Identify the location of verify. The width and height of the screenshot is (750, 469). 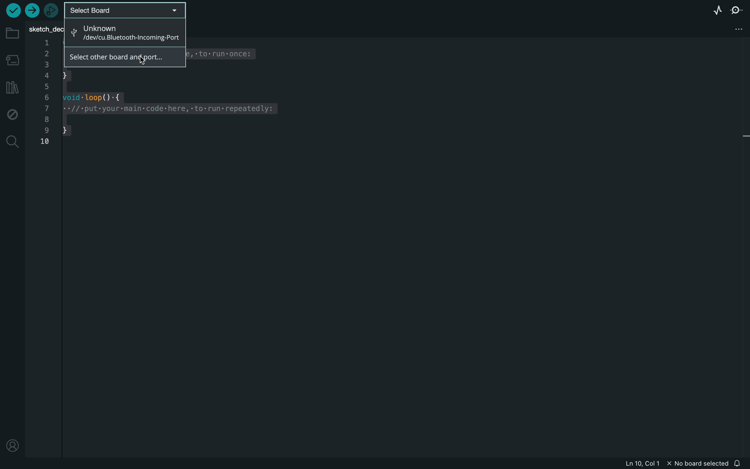
(13, 10).